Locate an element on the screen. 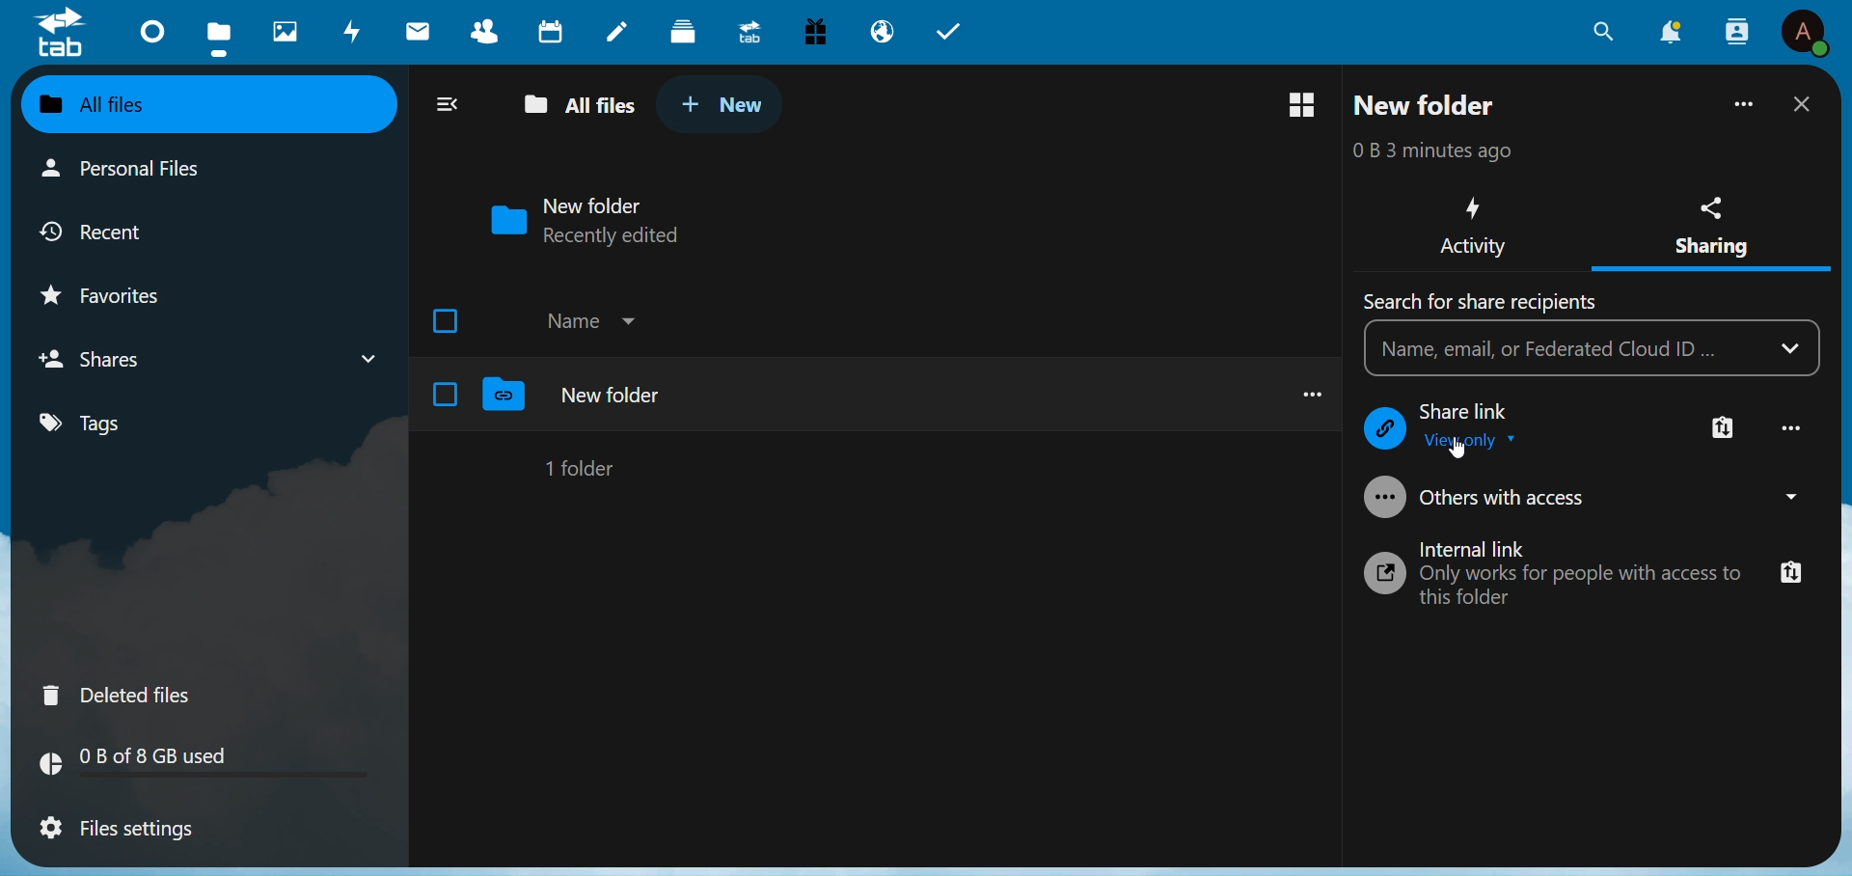 The image size is (1852, 876). Recent is located at coordinates (115, 230).